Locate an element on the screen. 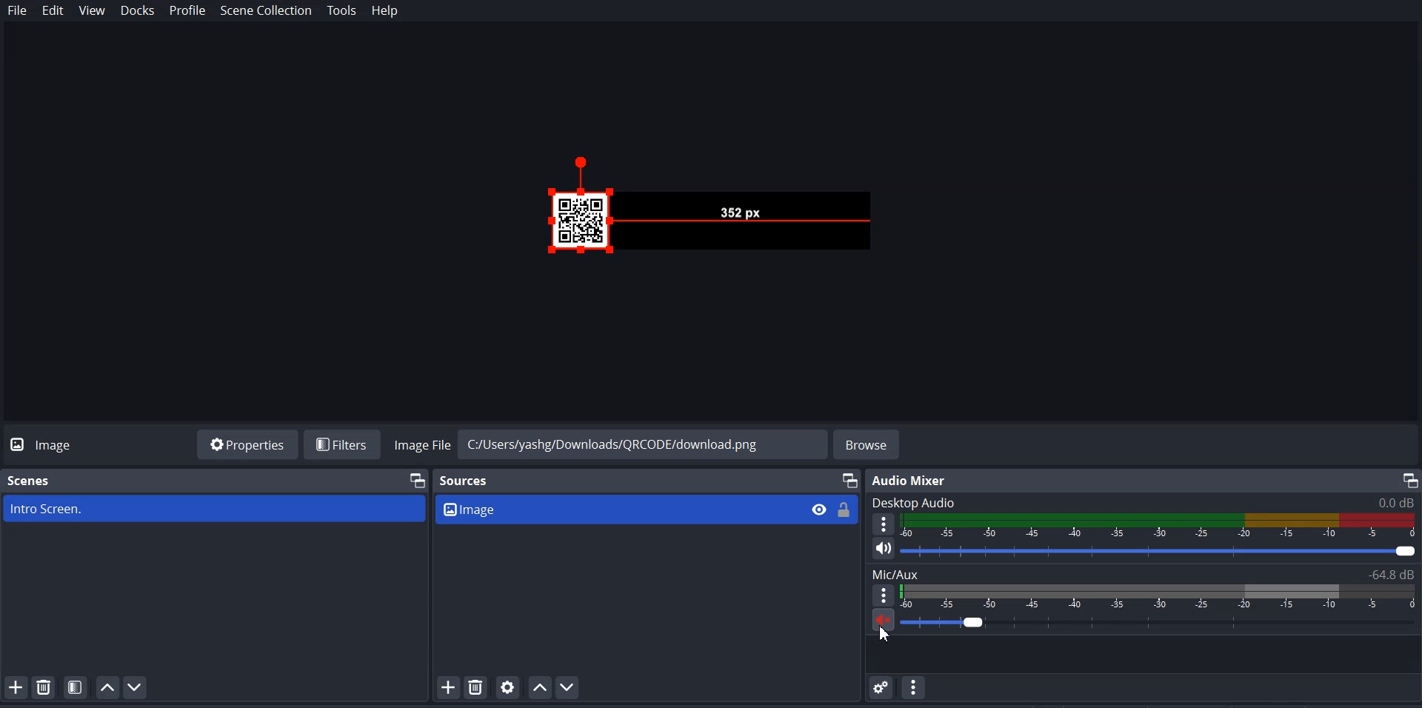 Image resolution: width=1422 pixels, height=708 pixels. Filters is located at coordinates (344, 444).